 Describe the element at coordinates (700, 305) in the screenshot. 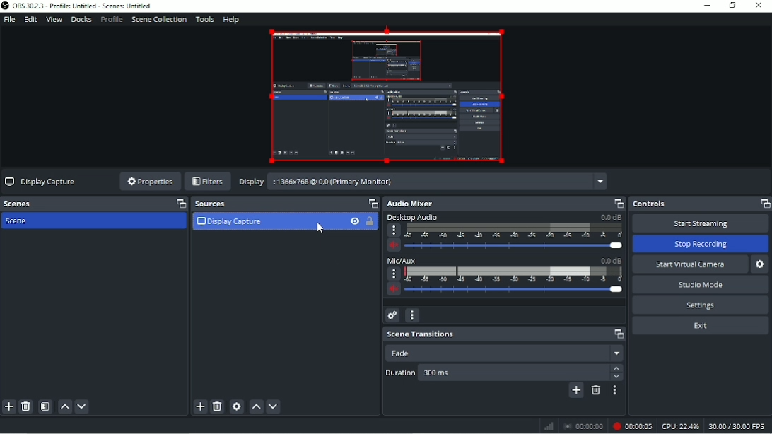

I see `Settings` at that location.